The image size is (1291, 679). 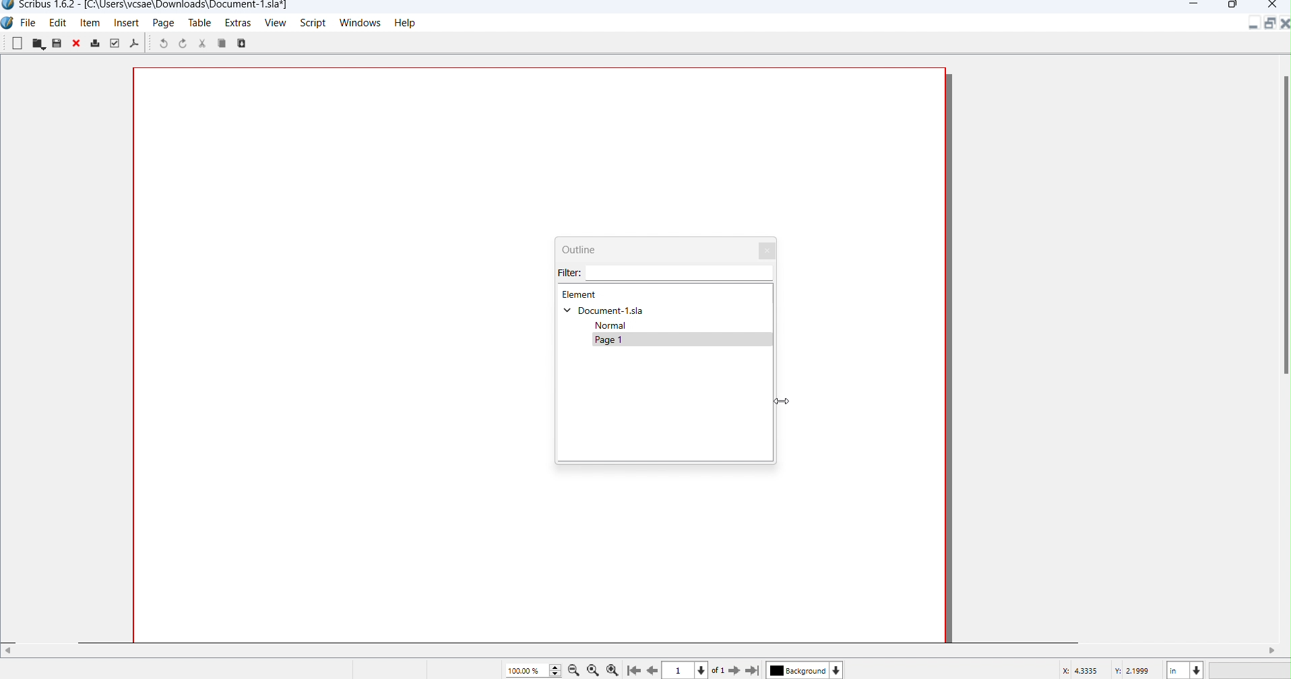 I want to click on , so click(x=224, y=44).